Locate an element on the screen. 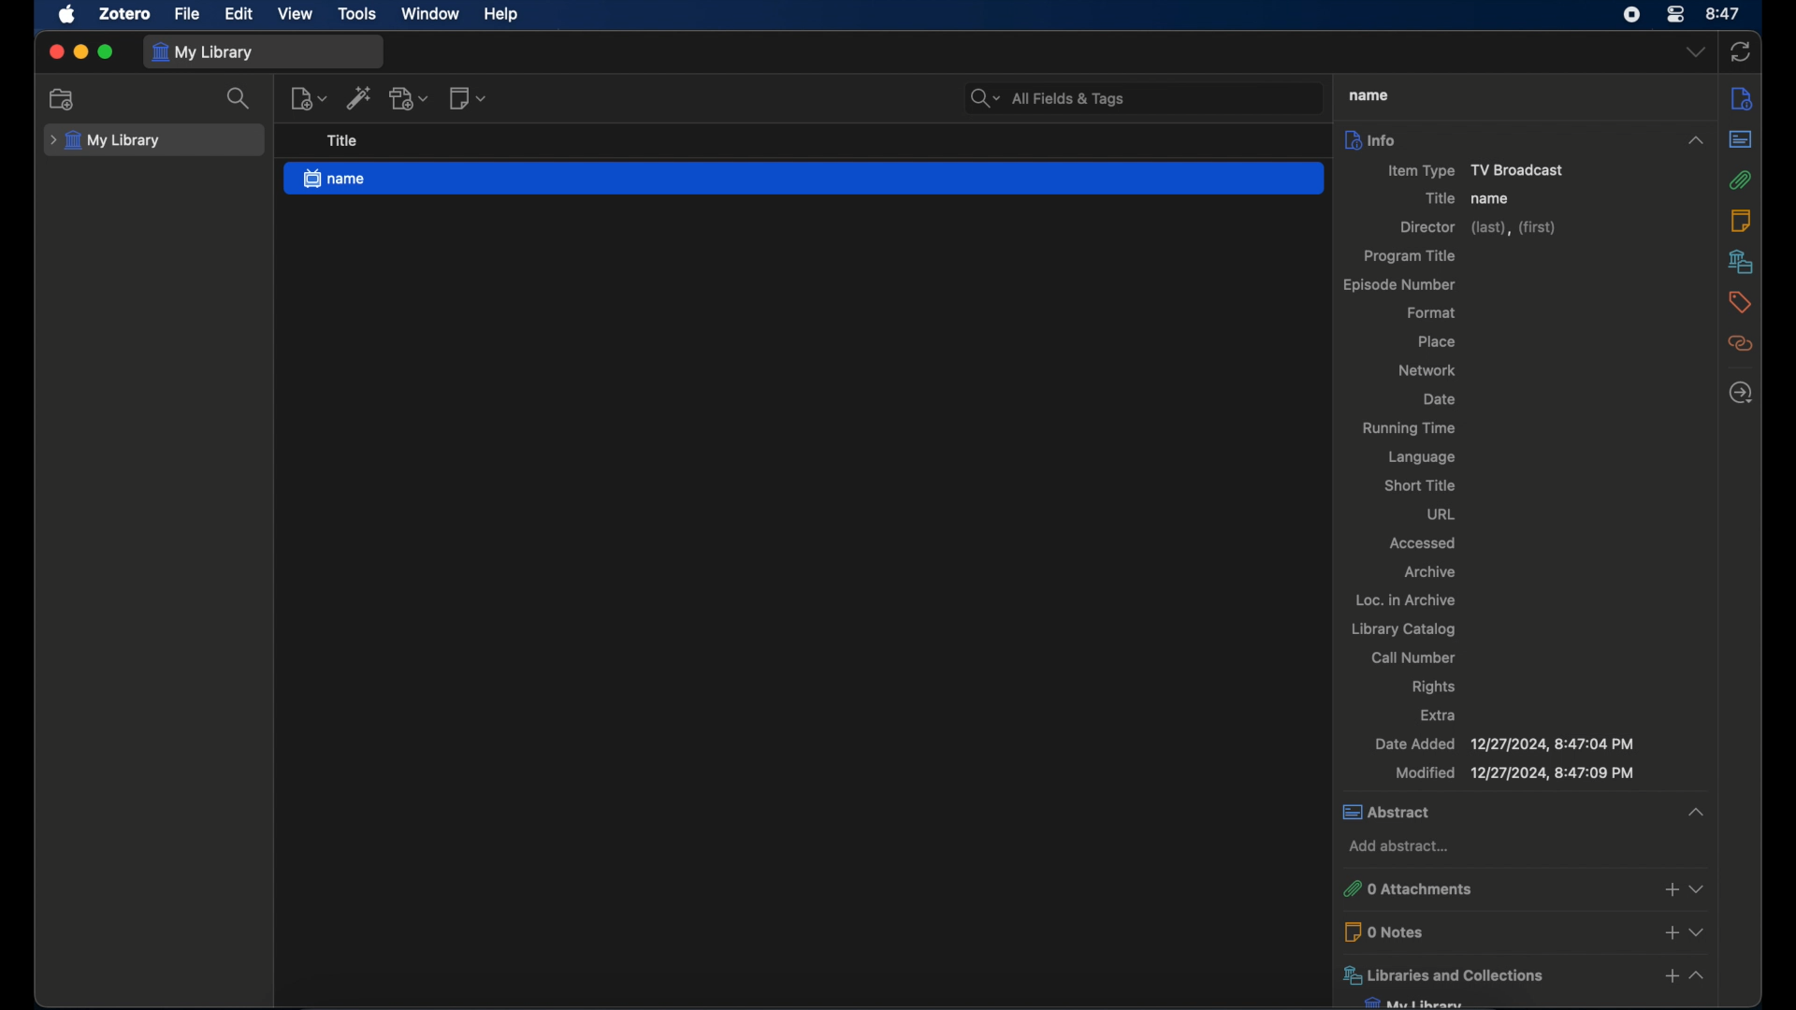 This screenshot has height=1010, width=1796. date added is located at coordinates (1503, 743).